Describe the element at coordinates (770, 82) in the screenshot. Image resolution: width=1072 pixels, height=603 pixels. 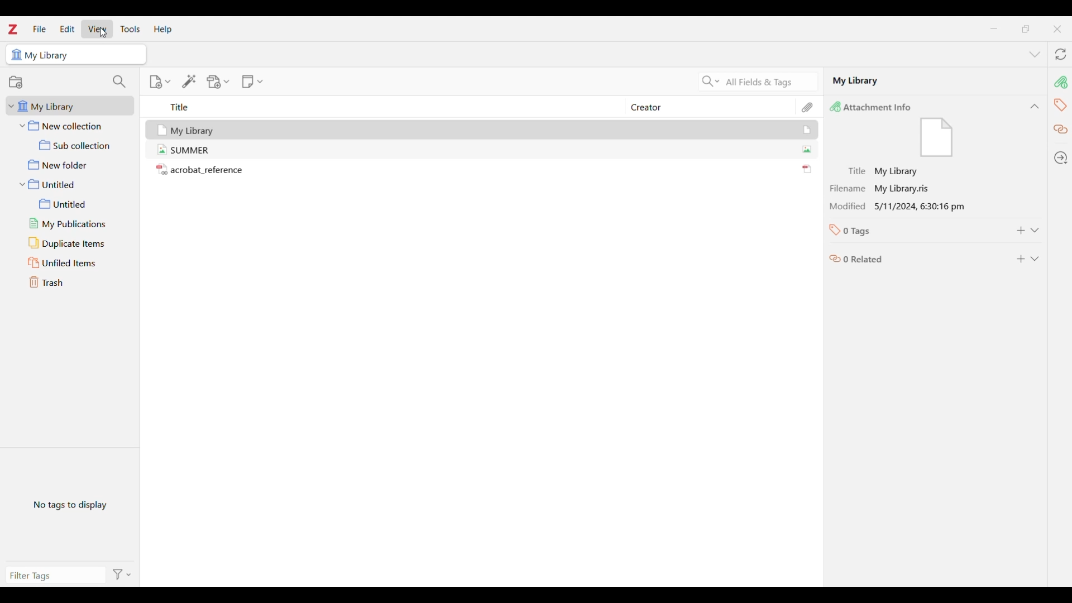
I see `Selected search criteria` at that location.